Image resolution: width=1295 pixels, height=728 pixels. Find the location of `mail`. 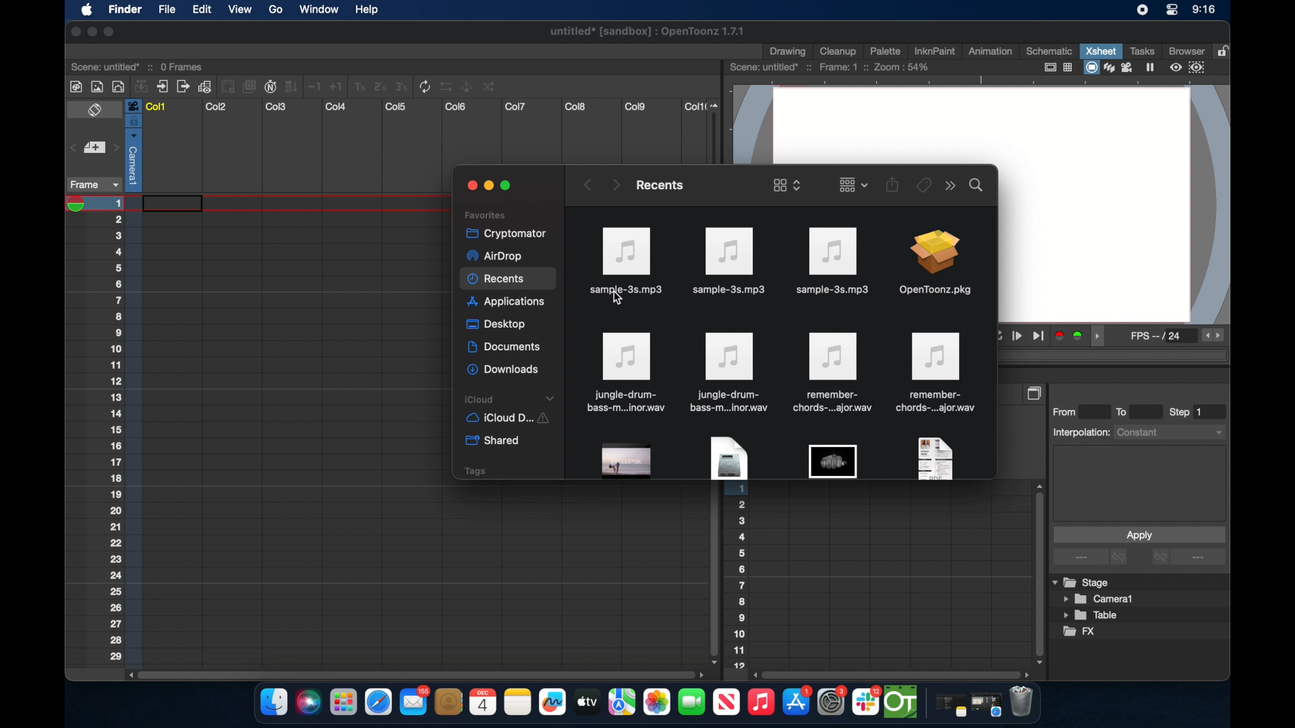

mail is located at coordinates (414, 700).